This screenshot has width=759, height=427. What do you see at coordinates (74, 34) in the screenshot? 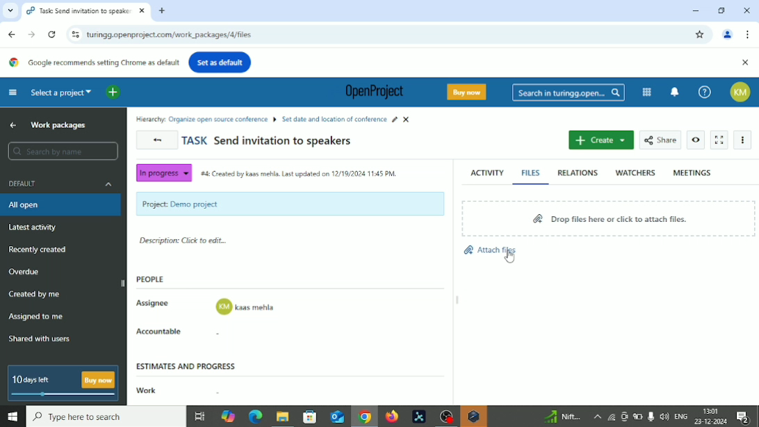
I see `View site information` at bounding box center [74, 34].